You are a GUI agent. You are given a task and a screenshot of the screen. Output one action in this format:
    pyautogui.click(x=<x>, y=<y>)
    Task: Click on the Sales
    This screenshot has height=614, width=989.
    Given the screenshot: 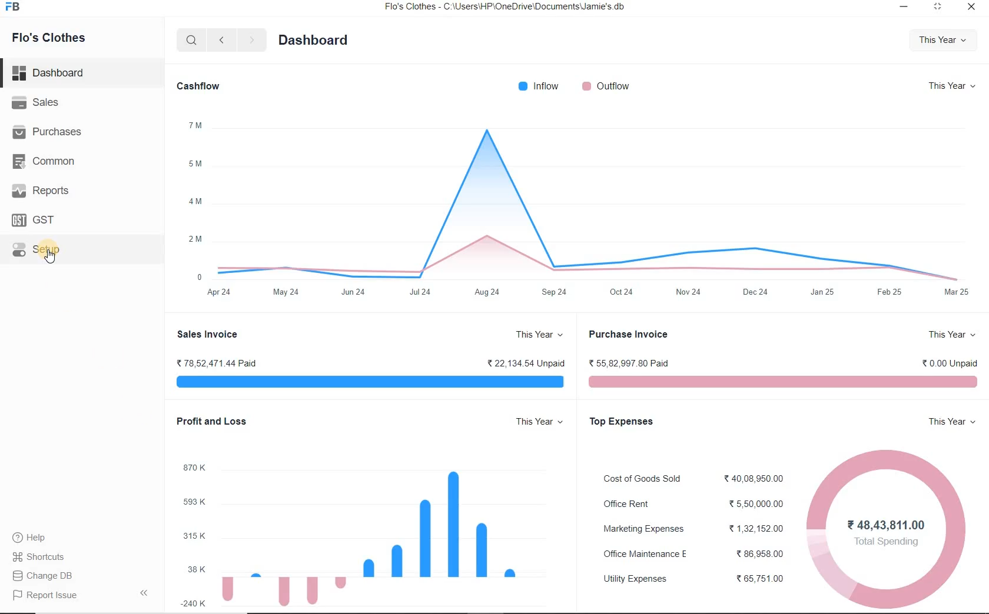 What is the action you would take?
    pyautogui.click(x=38, y=104)
    